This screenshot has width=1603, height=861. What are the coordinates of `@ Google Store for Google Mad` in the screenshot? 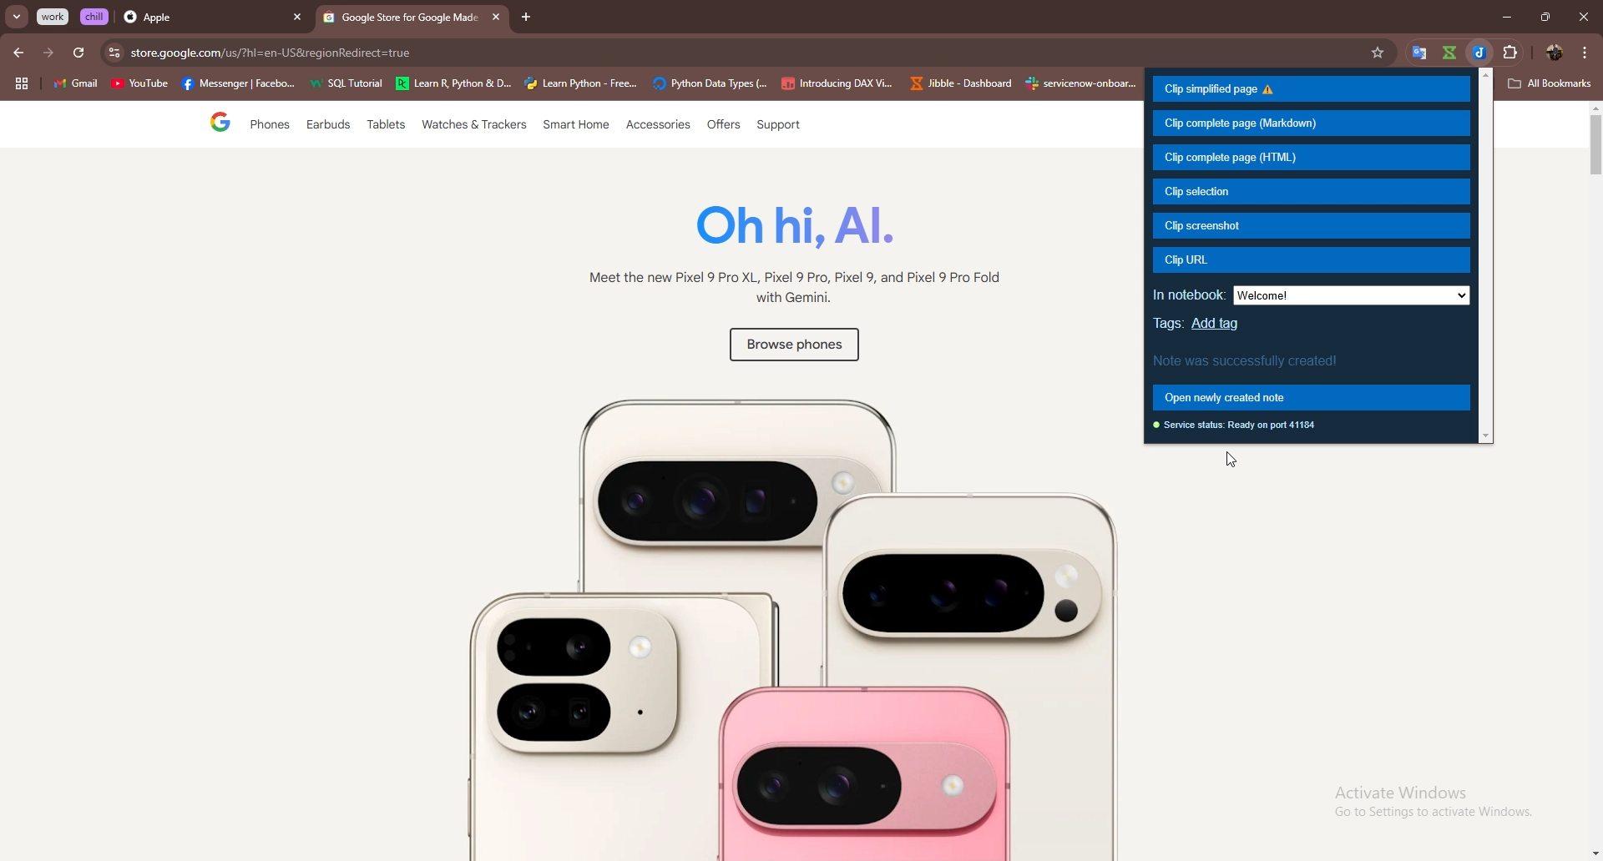 It's located at (401, 21).